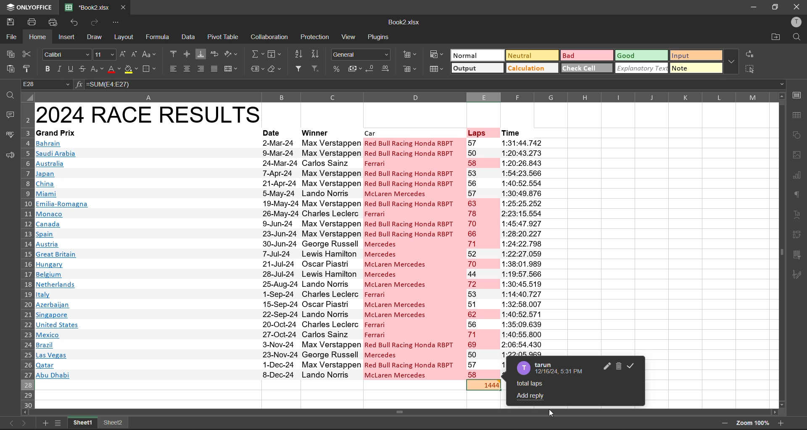 This screenshot has width=807, height=430. I want to click on cut, so click(28, 53).